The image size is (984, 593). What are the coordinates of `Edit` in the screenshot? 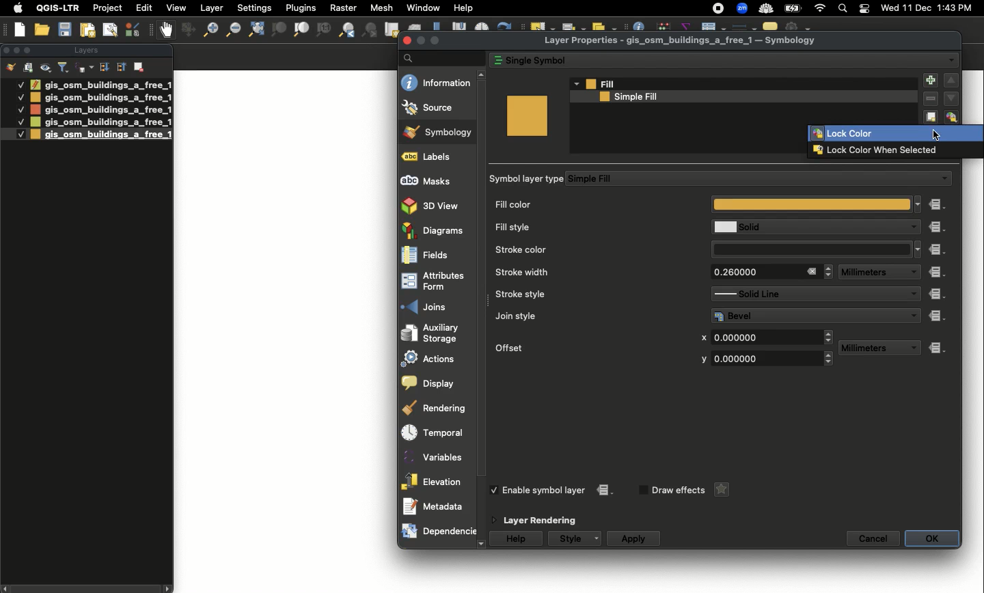 It's located at (144, 8).